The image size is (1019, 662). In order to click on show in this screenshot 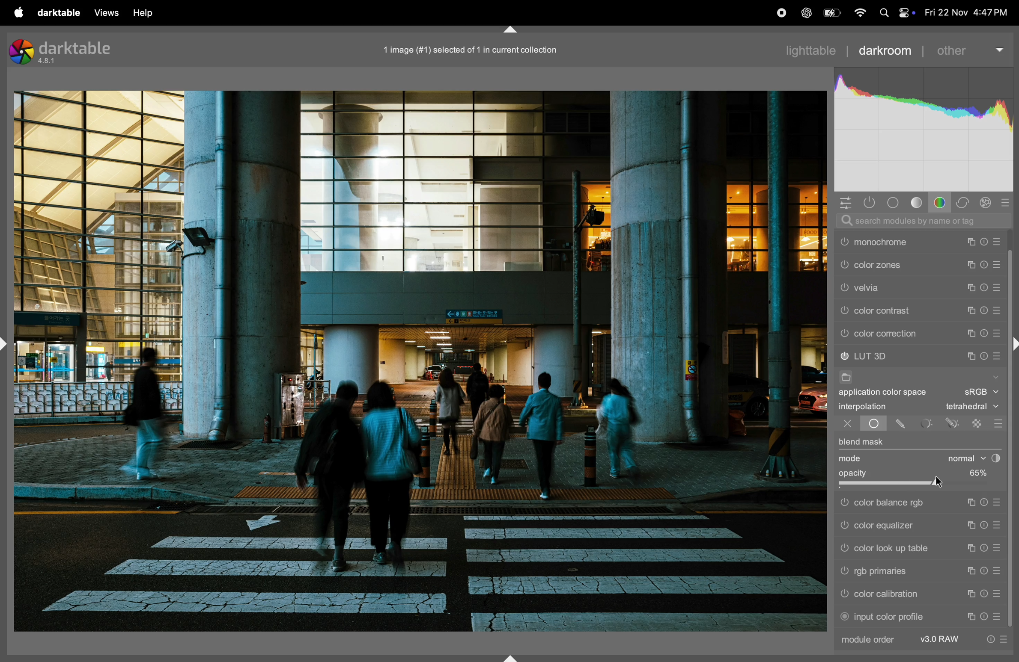, I will do `click(996, 376)`.